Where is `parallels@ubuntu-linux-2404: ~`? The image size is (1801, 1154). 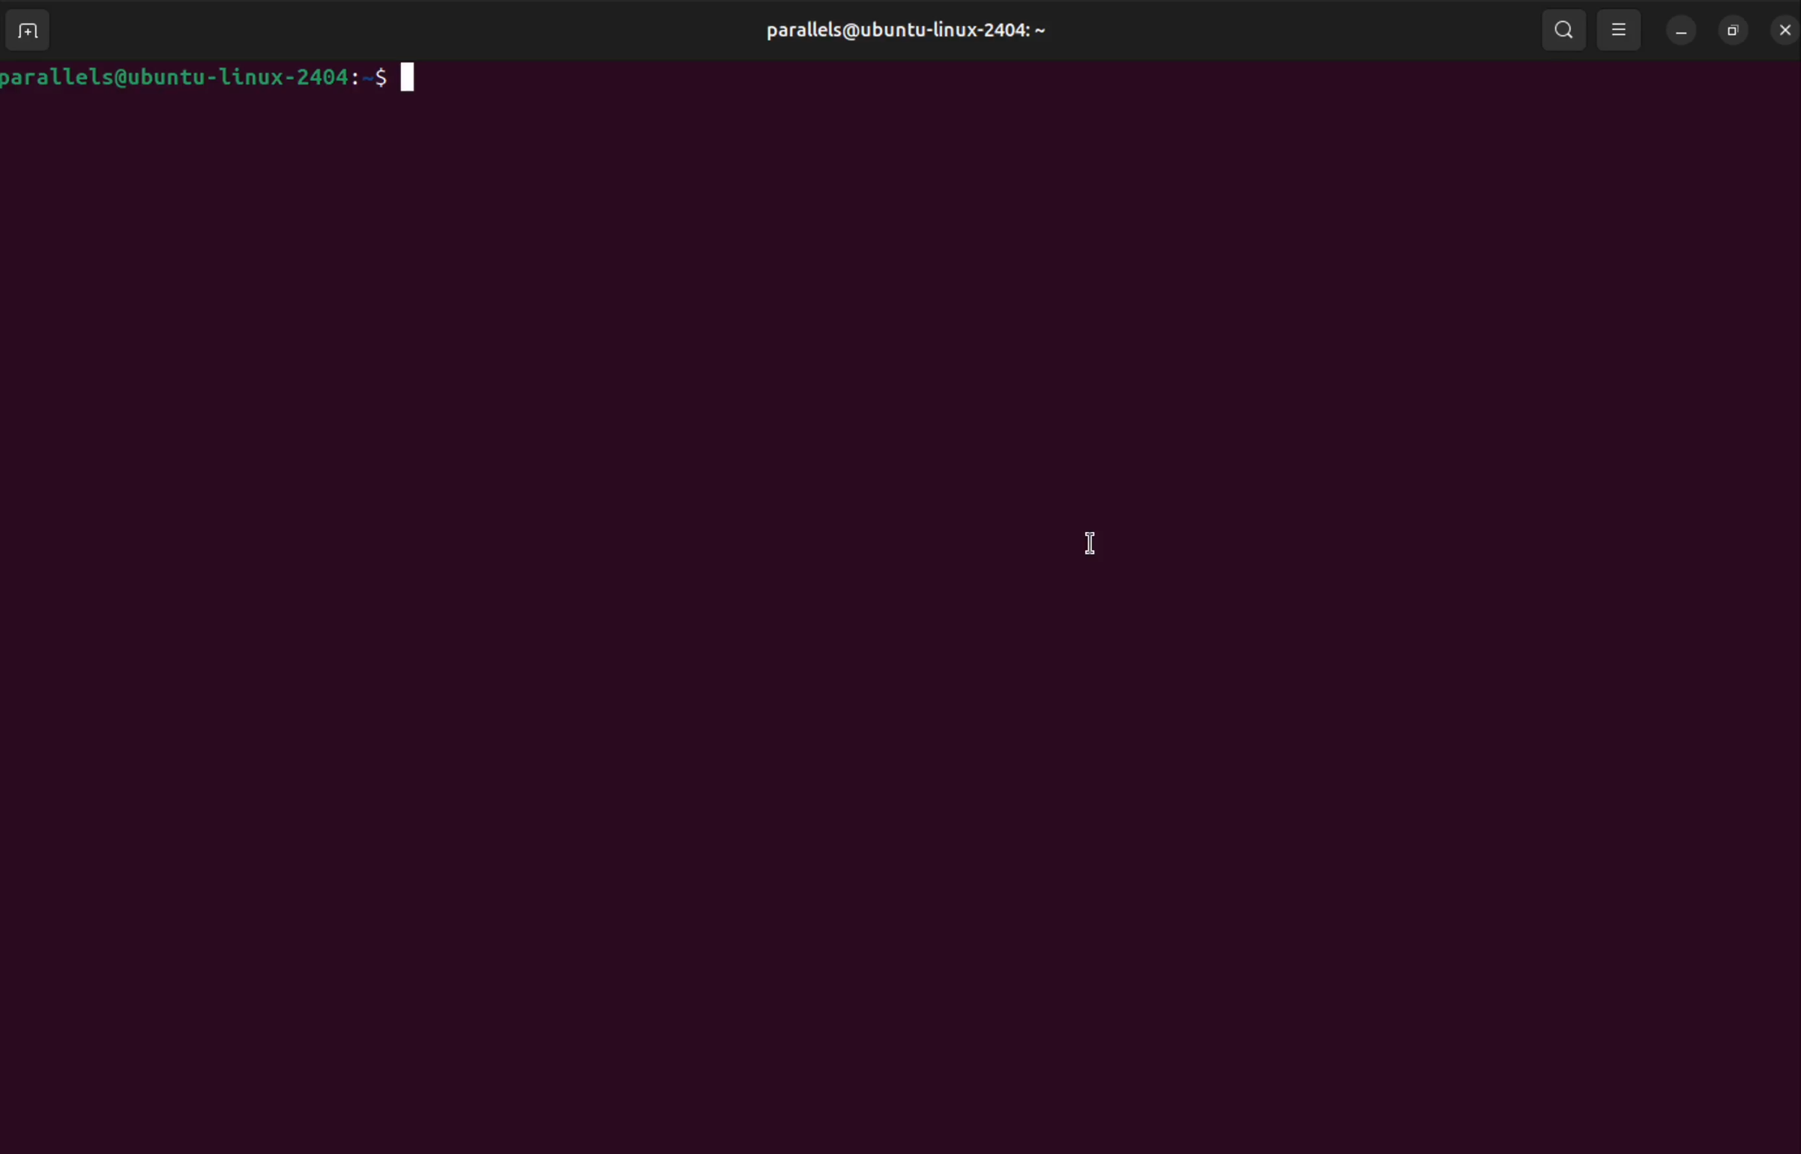
parallels@ubuntu-linux-2404: ~ is located at coordinates (902, 31).